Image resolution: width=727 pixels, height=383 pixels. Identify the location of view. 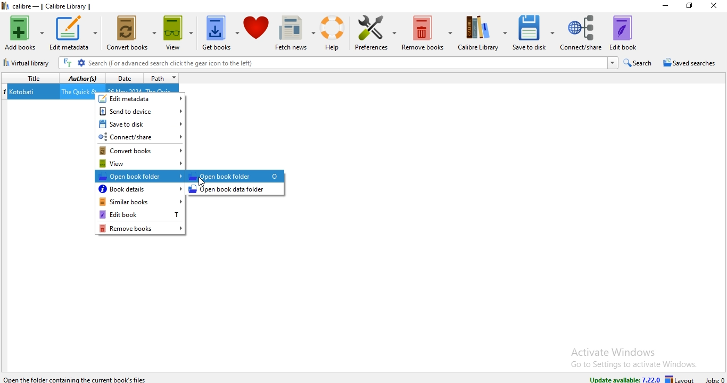
(142, 163).